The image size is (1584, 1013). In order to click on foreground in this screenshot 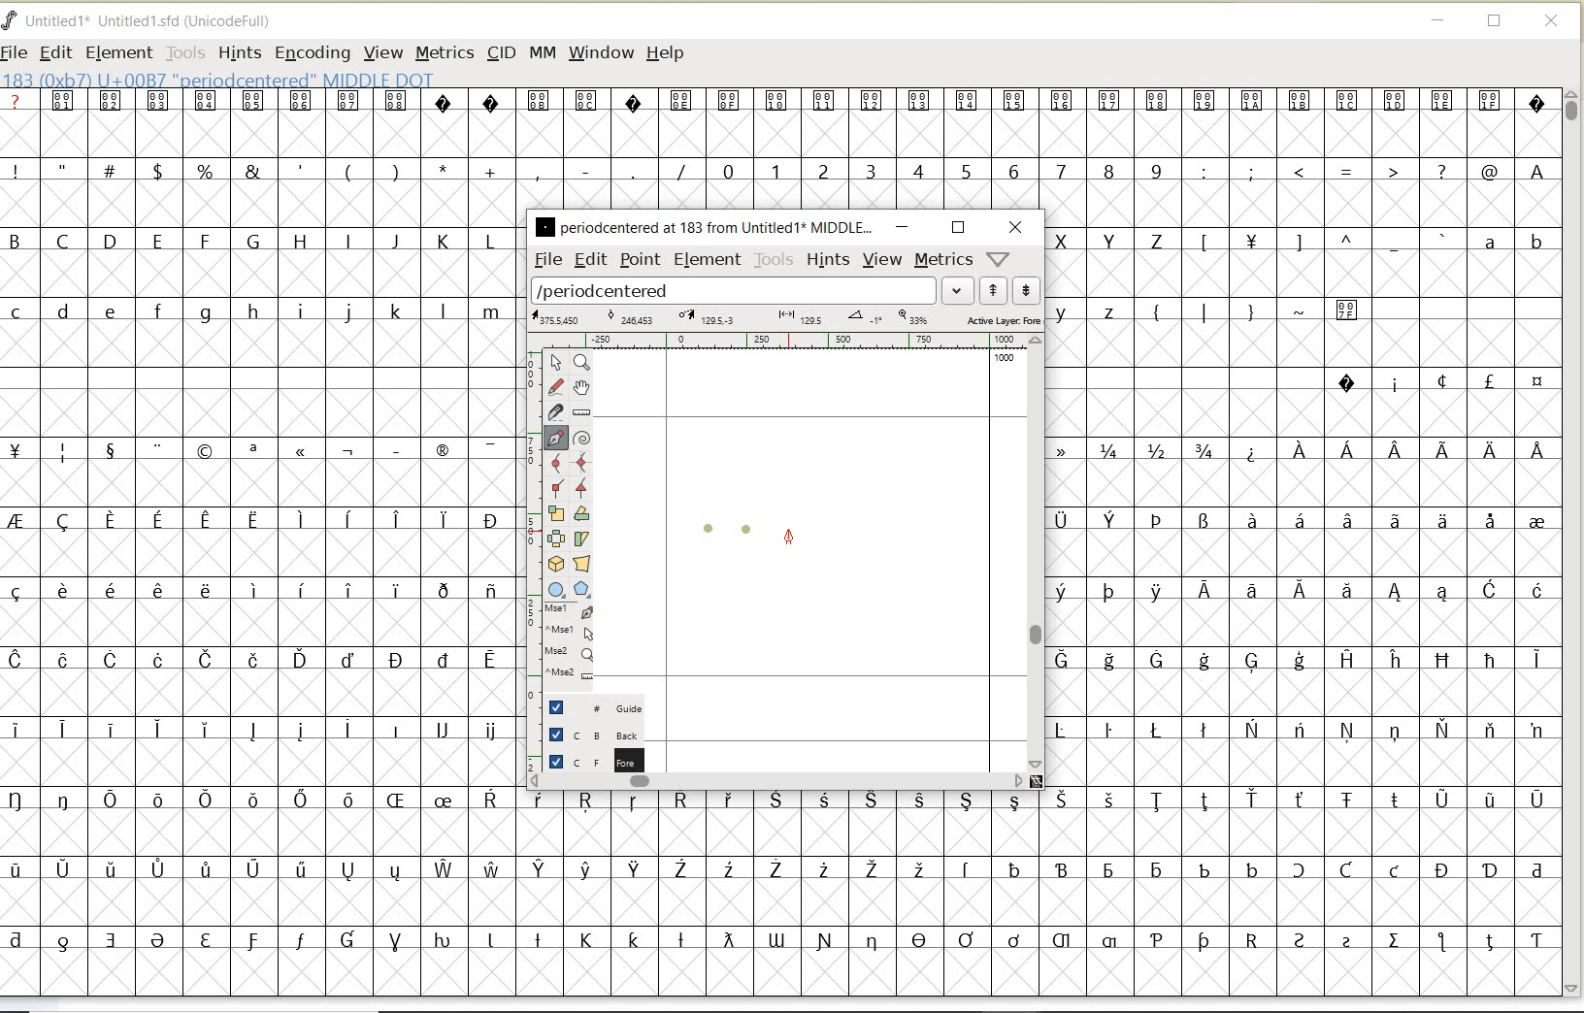, I will do `click(589, 759)`.